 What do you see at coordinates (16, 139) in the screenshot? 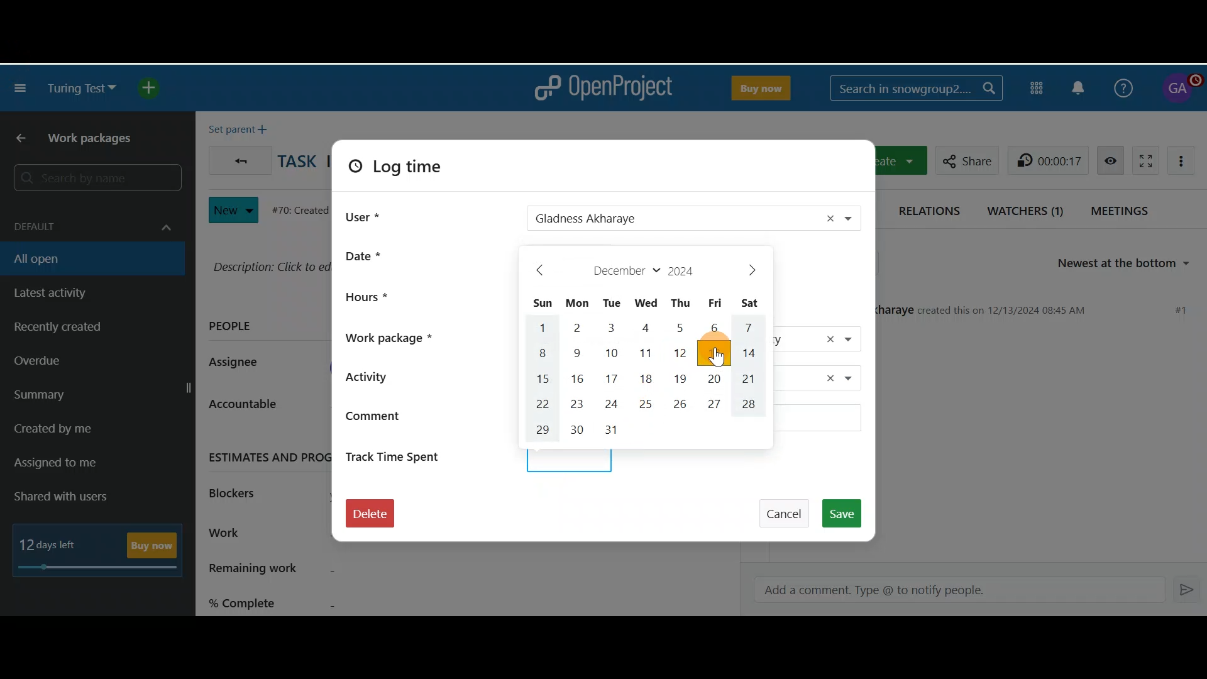
I see `Back` at bounding box center [16, 139].